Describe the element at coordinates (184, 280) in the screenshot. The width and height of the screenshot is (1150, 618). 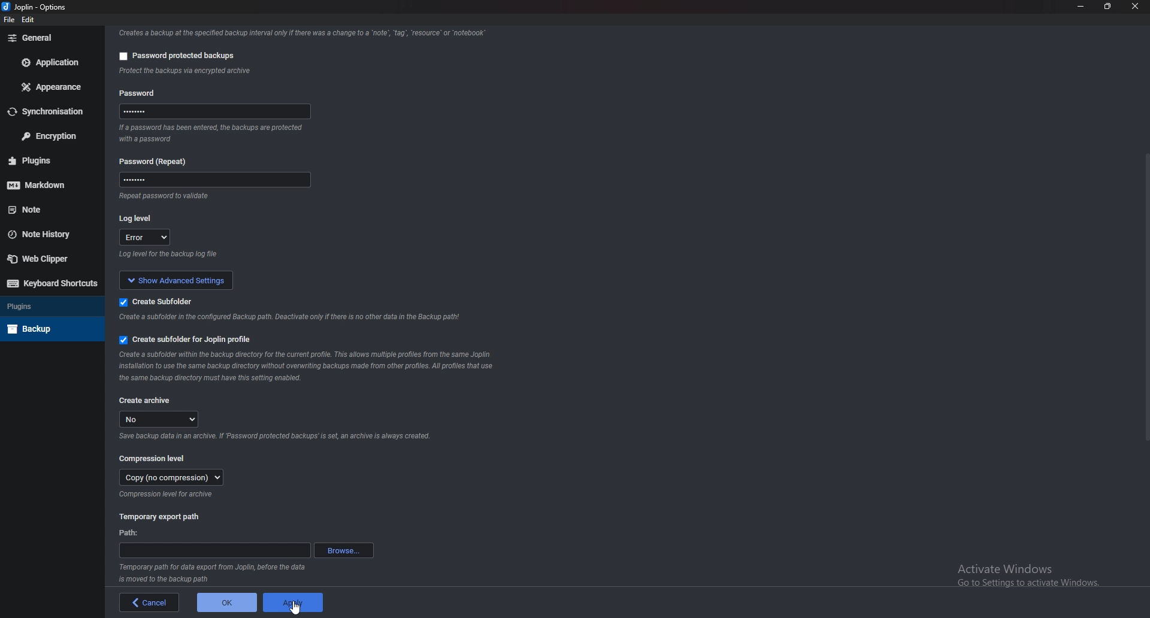
I see `show advanced setting` at that location.